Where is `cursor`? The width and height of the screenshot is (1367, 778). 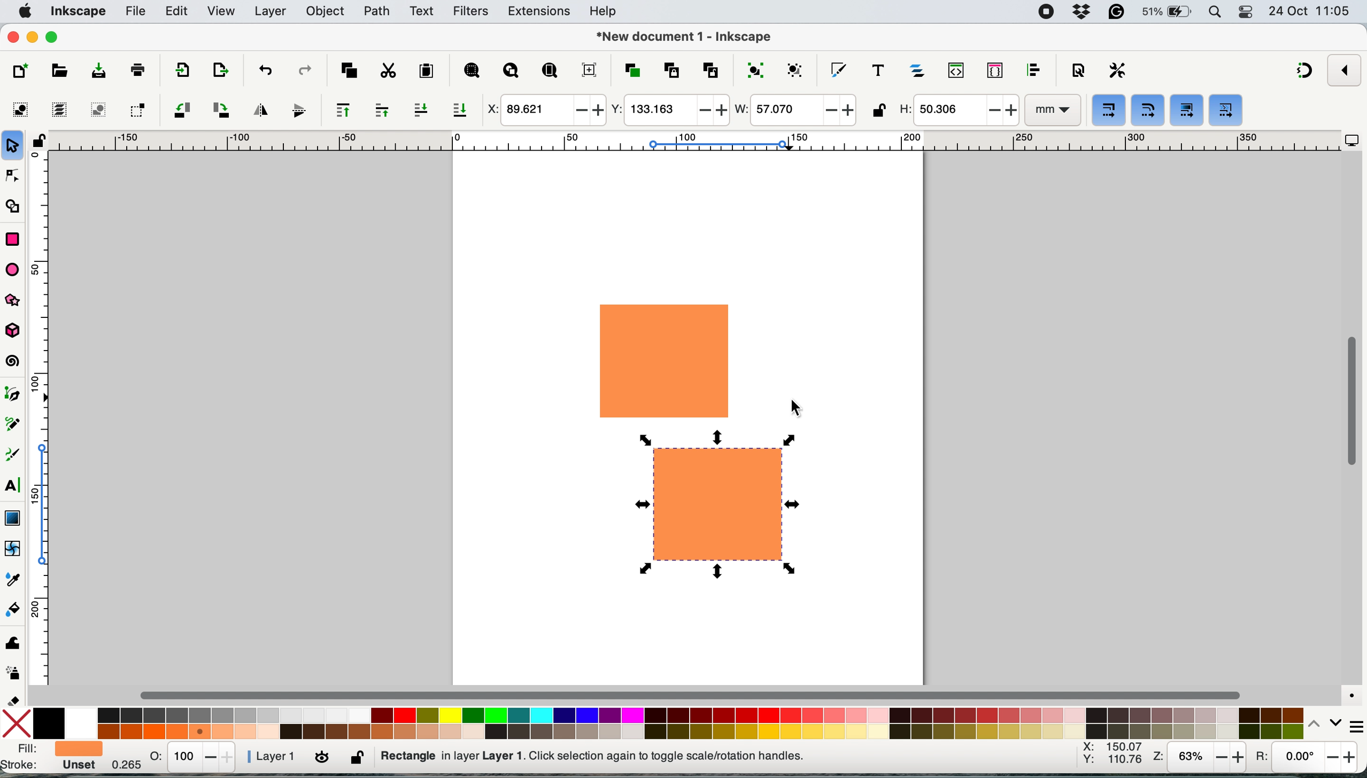 cursor is located at coordinates (801, 411).